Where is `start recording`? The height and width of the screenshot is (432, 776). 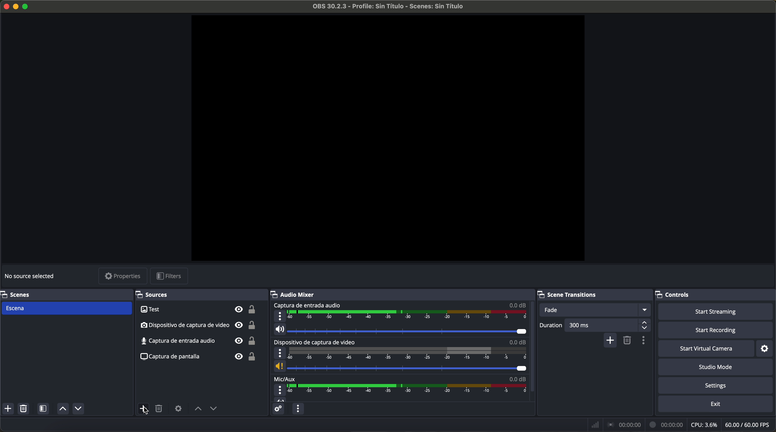
start recording is located at coordinates (716, 331).